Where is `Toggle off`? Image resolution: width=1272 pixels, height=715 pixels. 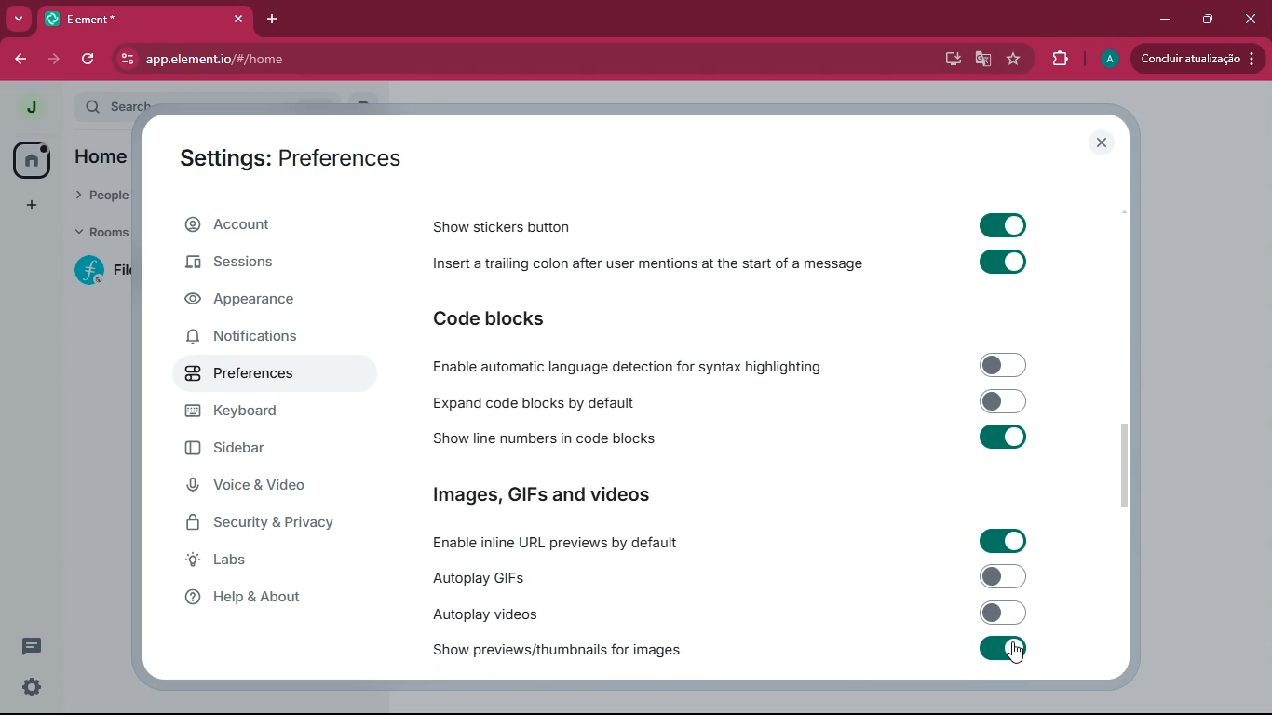 Toggle off is located at coordinates (1003, 612).